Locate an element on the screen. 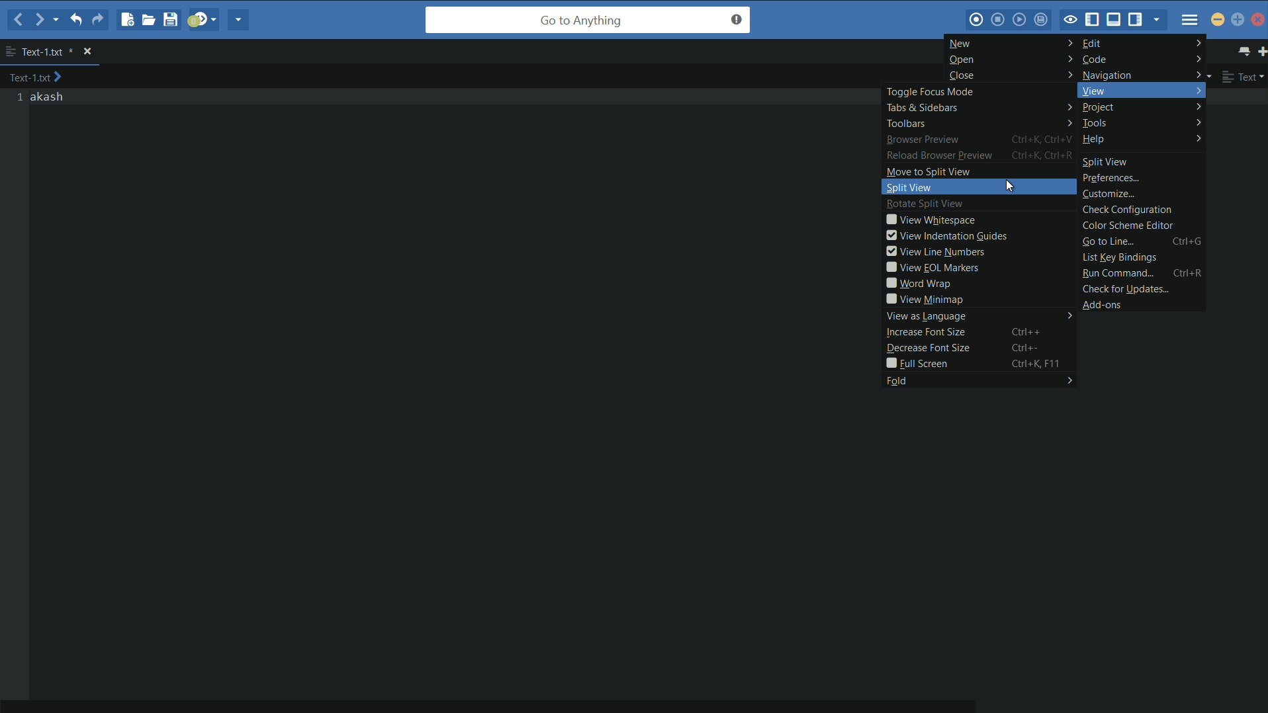 This screenshot has width=1268, height=713. more options is located at coordinates (10, 52).